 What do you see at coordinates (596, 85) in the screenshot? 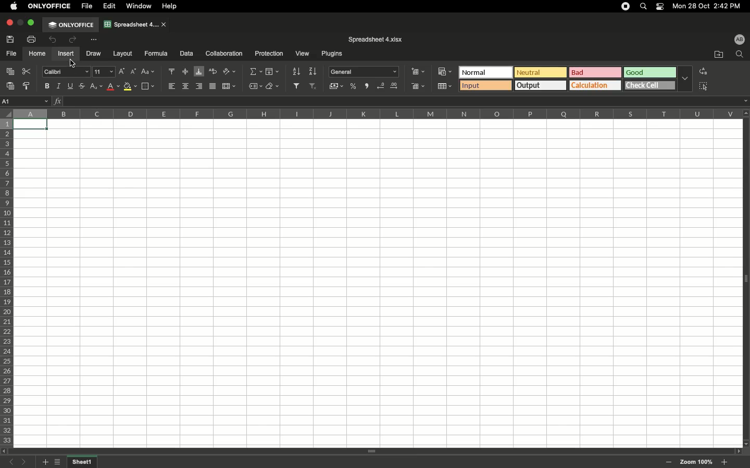
I see `Calculation` at bounding box center [596, 85].